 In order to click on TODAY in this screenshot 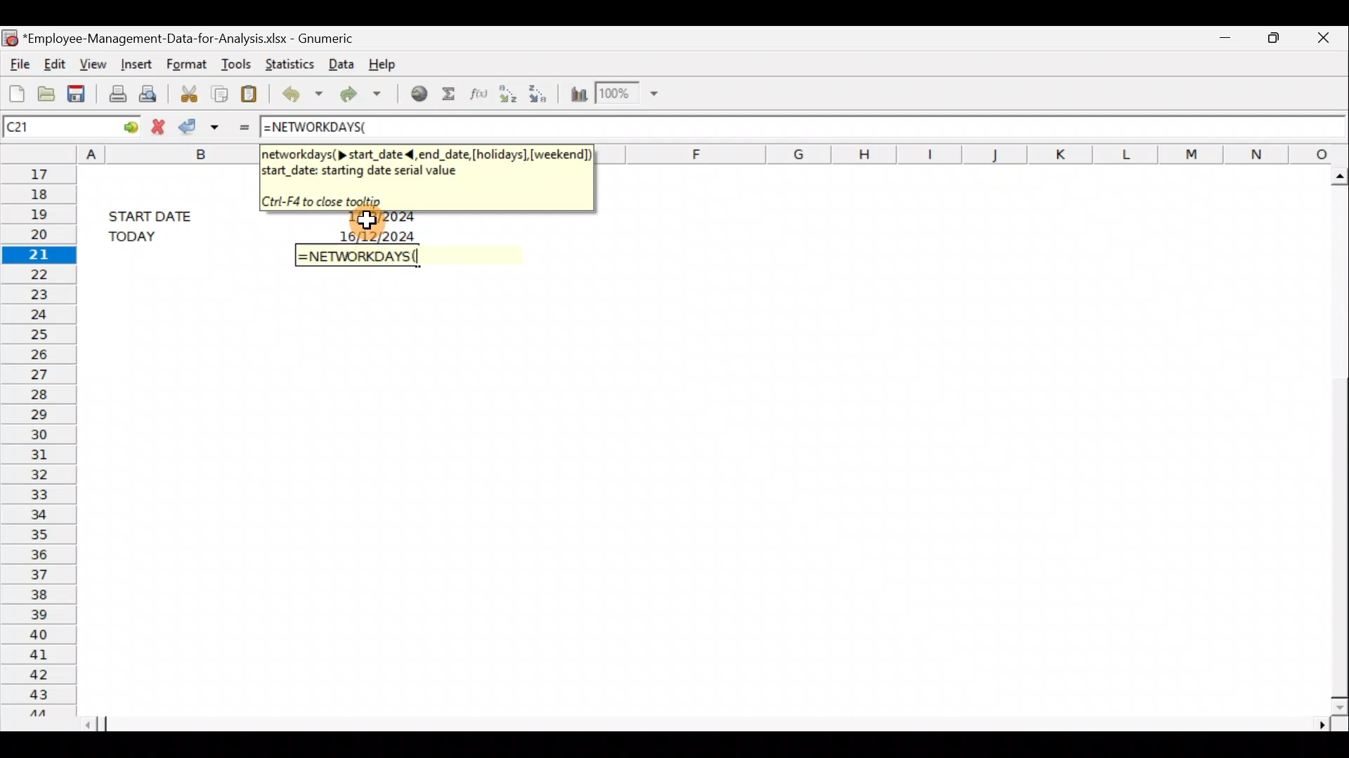, I will do `click(155, 236)`.